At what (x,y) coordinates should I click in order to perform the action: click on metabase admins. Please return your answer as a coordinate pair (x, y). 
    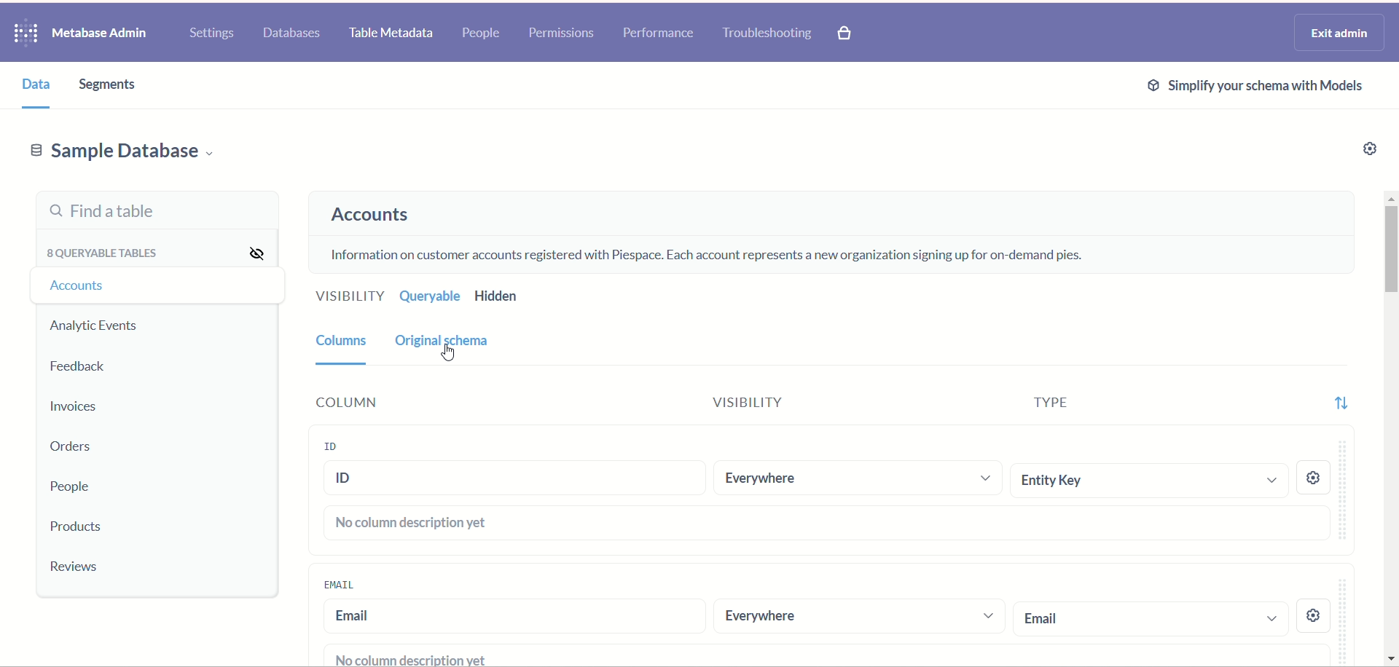
    Looking at the image, I should click on (99, 33).